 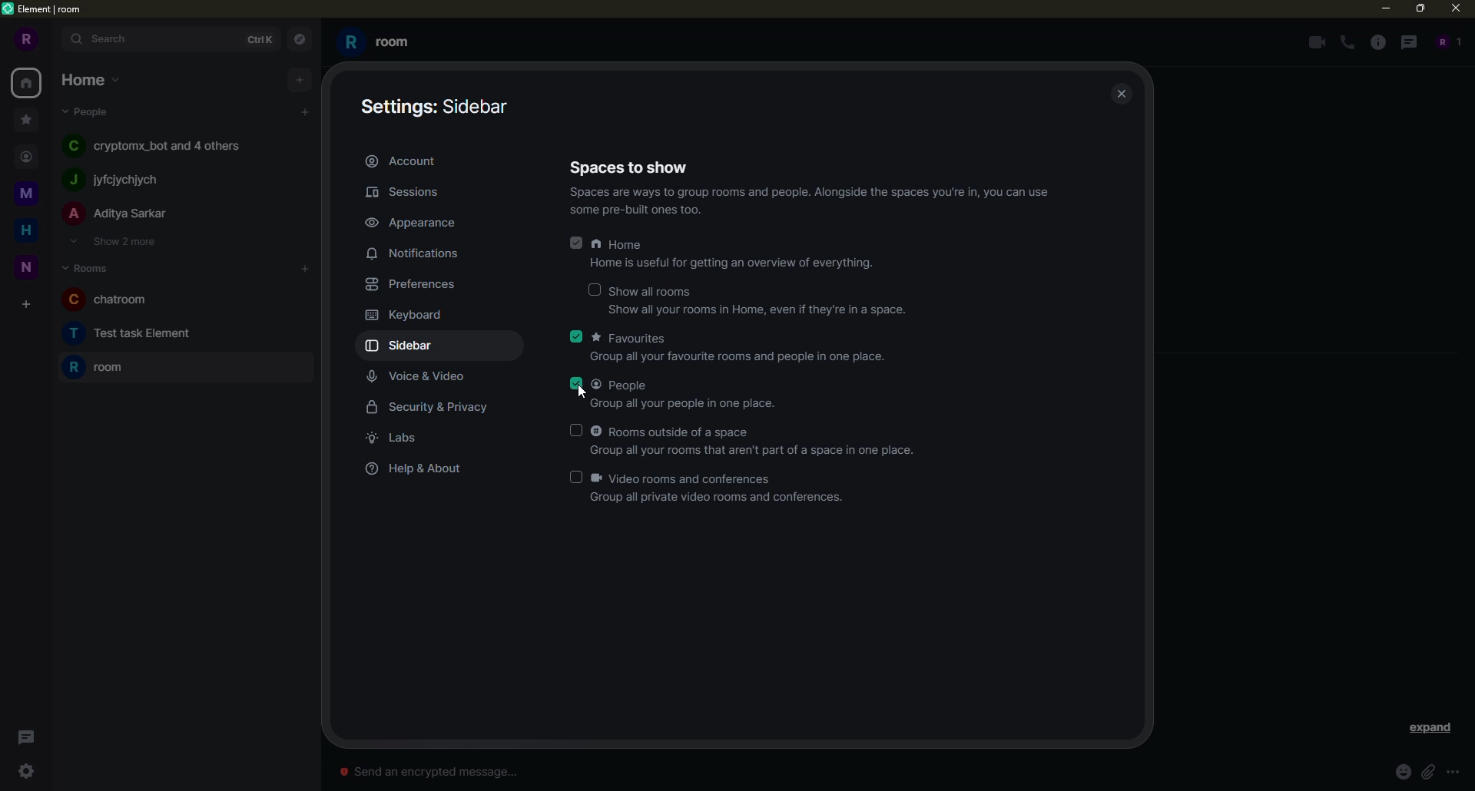 I want to click on add, so click(x=305, y=269).